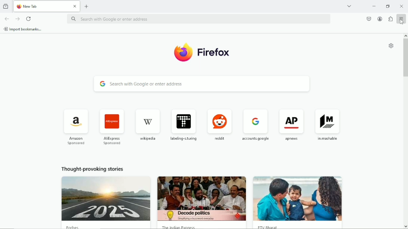 The width and height of the screenshot is (408, 229). What do you see at coordinates (401, 19) in the screenshot?
I see `open application menu` at bounding box center [401, 19].